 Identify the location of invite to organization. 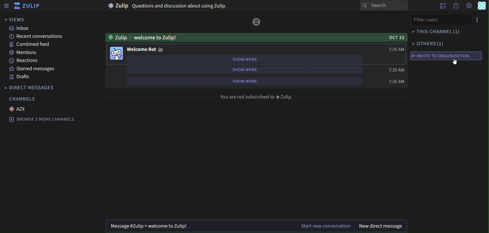
(442, 56).